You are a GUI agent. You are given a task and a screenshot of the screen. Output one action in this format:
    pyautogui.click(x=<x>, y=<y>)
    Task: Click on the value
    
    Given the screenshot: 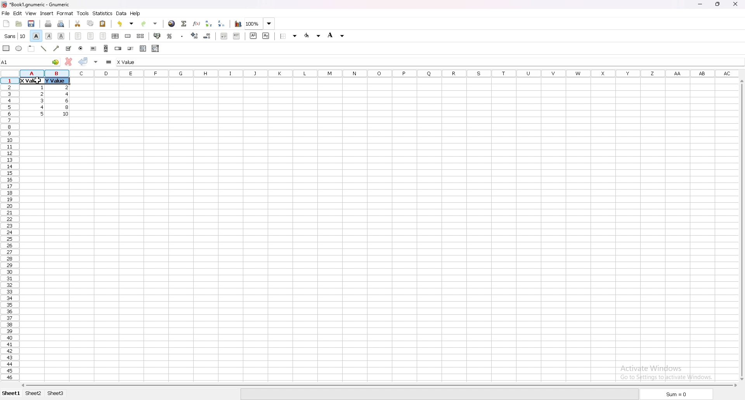 What is the action you would take?
    pyautogui.click(x=43, y=107)
    